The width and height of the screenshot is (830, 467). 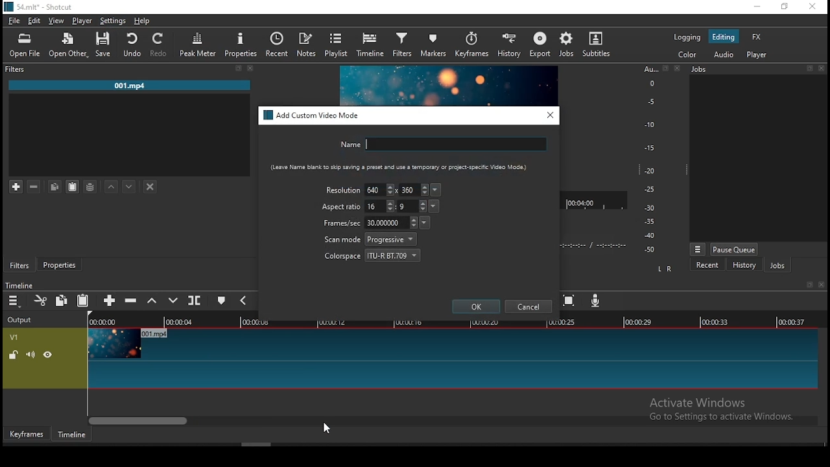 What do you see at coordinates (582, 200) in the screenshot?
I see `00:04:00` at bounding box center [582, 200].